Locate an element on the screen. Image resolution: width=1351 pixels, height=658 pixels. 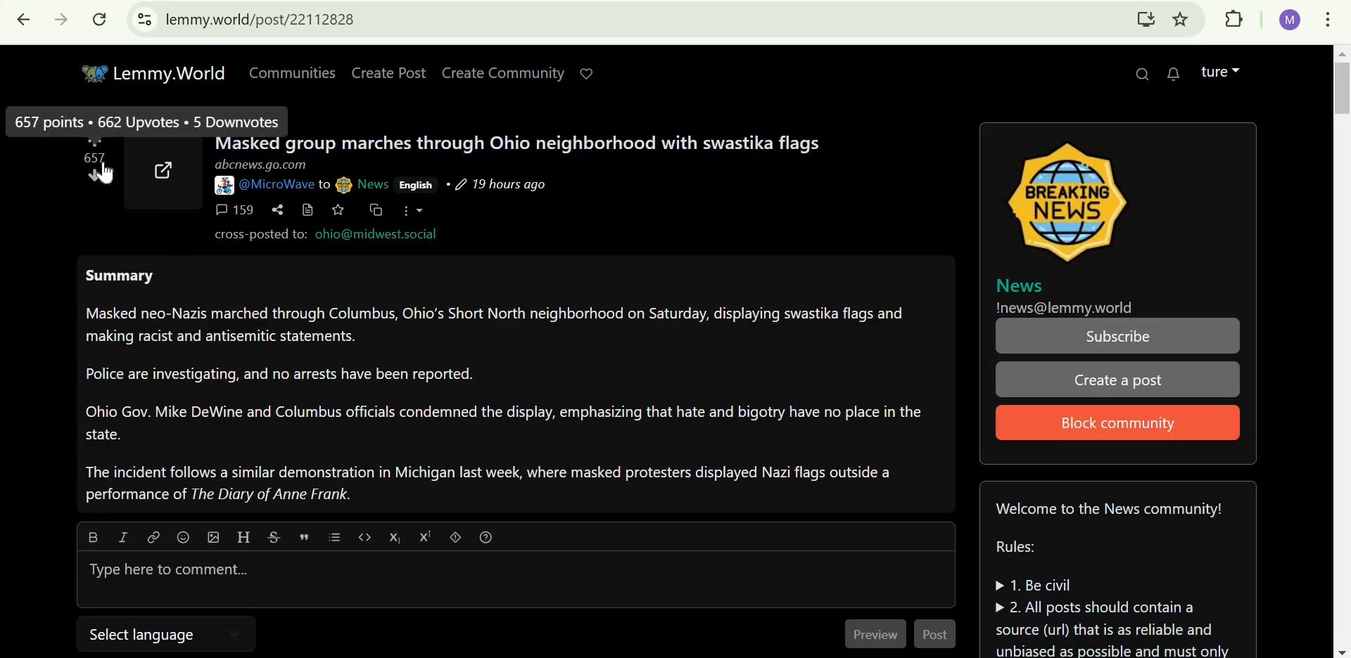
Create Post is located at coordinates (391, 72).